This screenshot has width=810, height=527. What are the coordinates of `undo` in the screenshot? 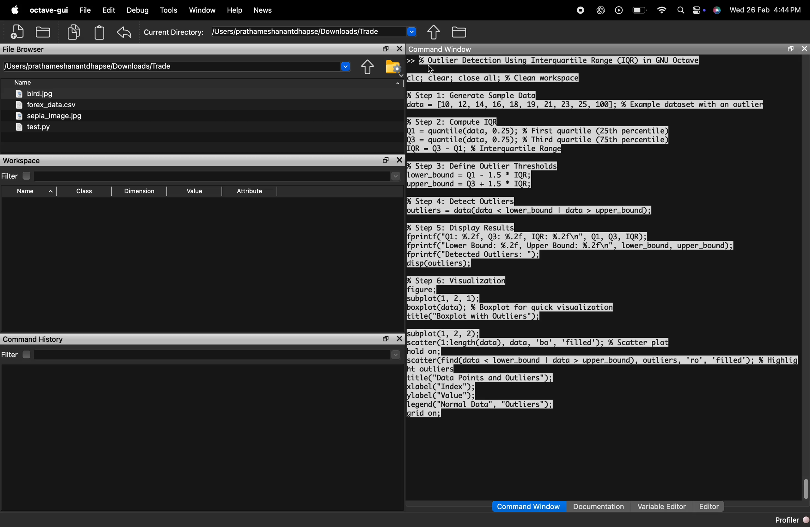 It's located at (124, 33).